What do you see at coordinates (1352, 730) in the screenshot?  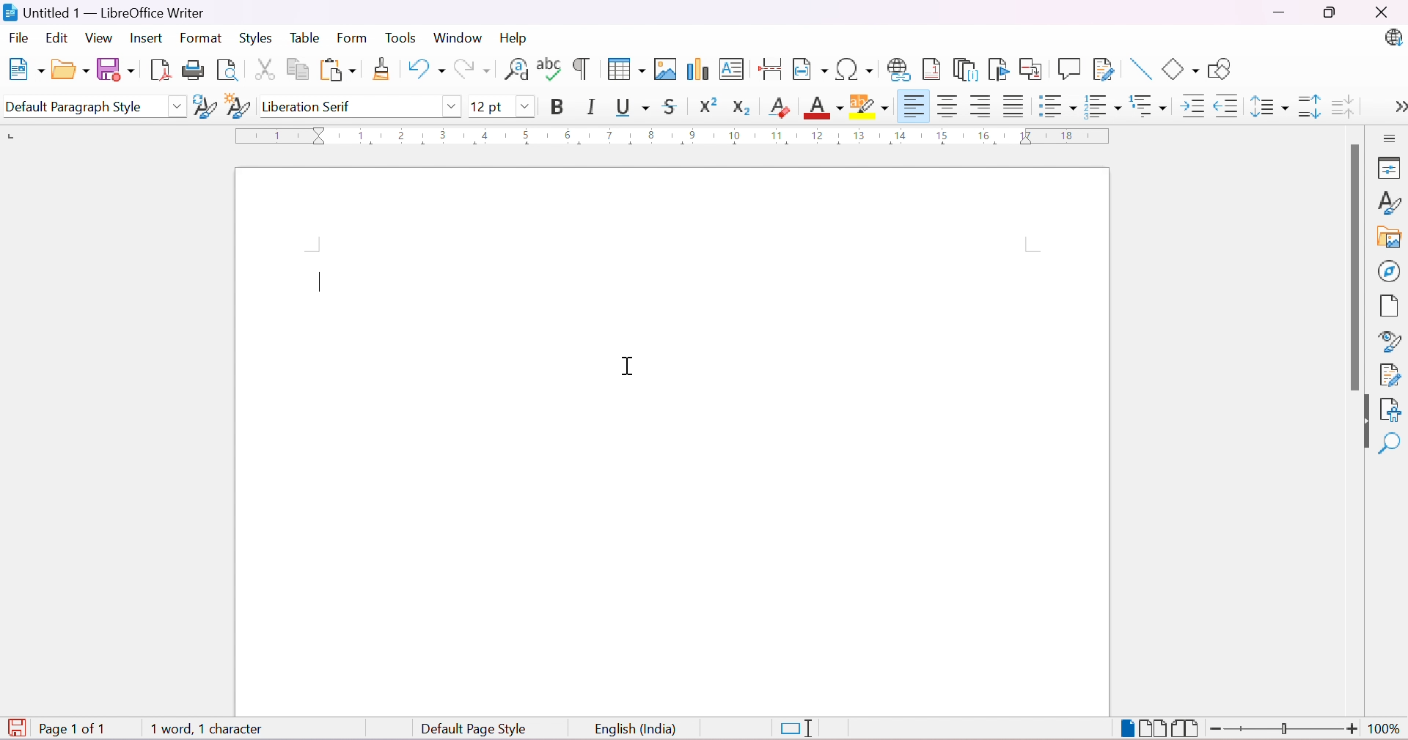 I see `Zoom In` at bounding box center [1352, 730].